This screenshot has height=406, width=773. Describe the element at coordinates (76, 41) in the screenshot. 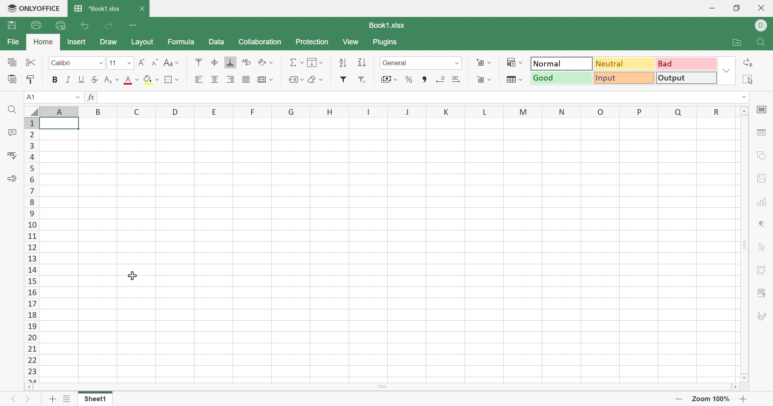

I see `Insert` at that location.